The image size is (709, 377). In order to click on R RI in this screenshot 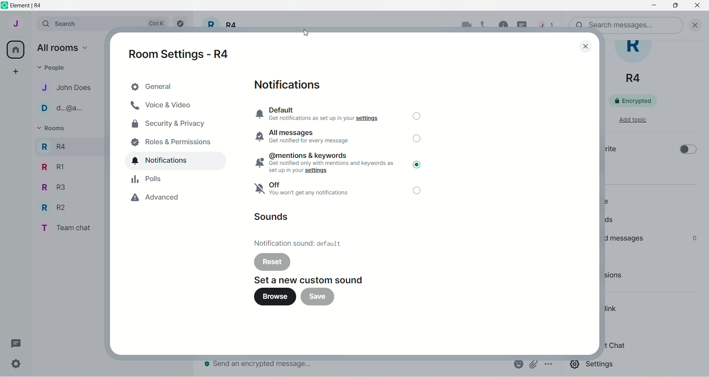, I will do `click(53, 167)`.